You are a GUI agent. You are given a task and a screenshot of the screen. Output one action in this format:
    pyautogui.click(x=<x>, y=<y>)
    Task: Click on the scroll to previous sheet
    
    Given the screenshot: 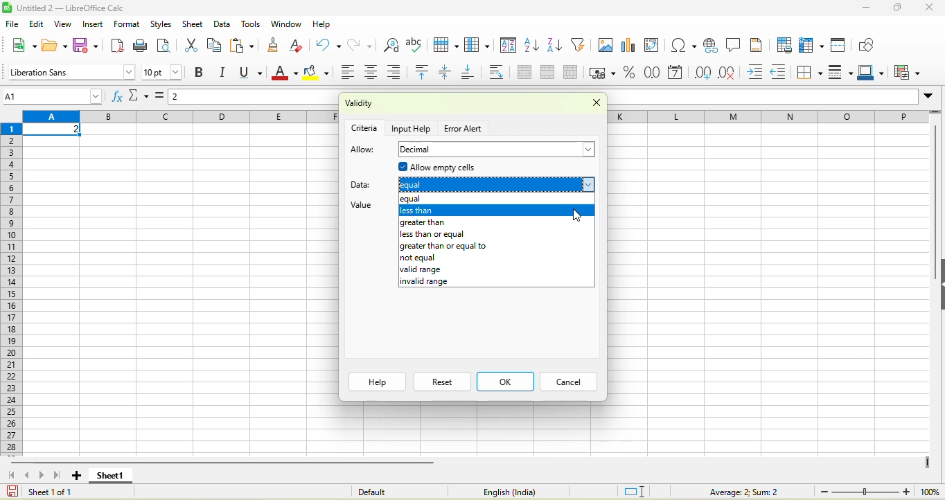 What is the action you would take?
    pyautogui.click(x=28, y=475)
    